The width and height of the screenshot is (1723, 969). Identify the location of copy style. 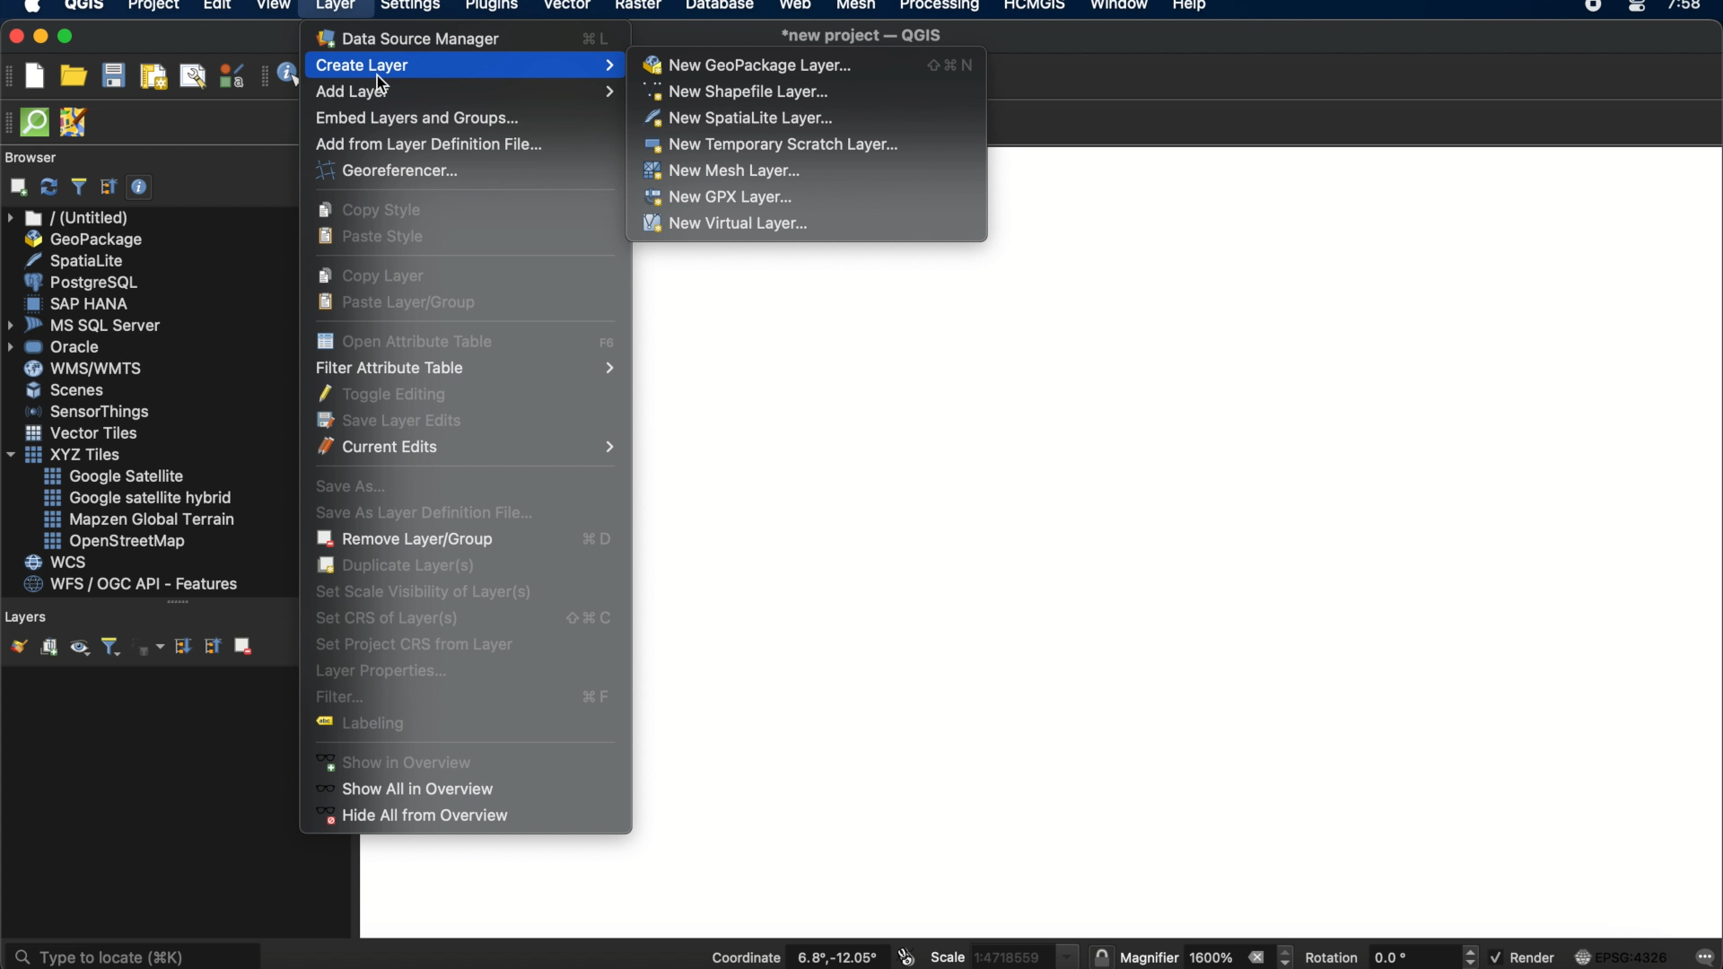
(369, 209).